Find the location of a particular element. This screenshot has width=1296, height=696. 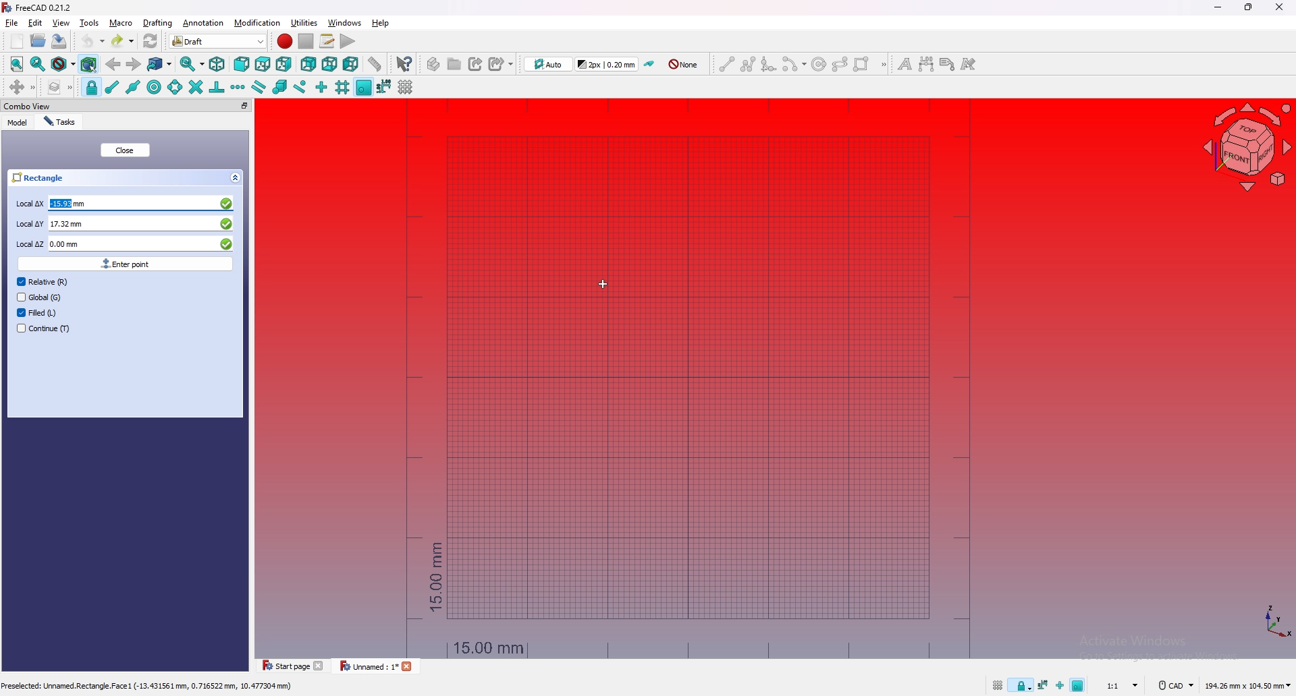

unnamed : 1* is located at coordinates (369, 667).